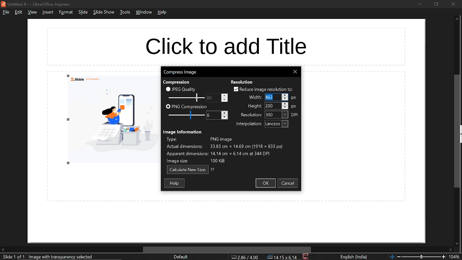 This screenshot has width=462, height=260. Describe the element at coordinates (83, 12) in the screenshot. I see `slide` at that location.